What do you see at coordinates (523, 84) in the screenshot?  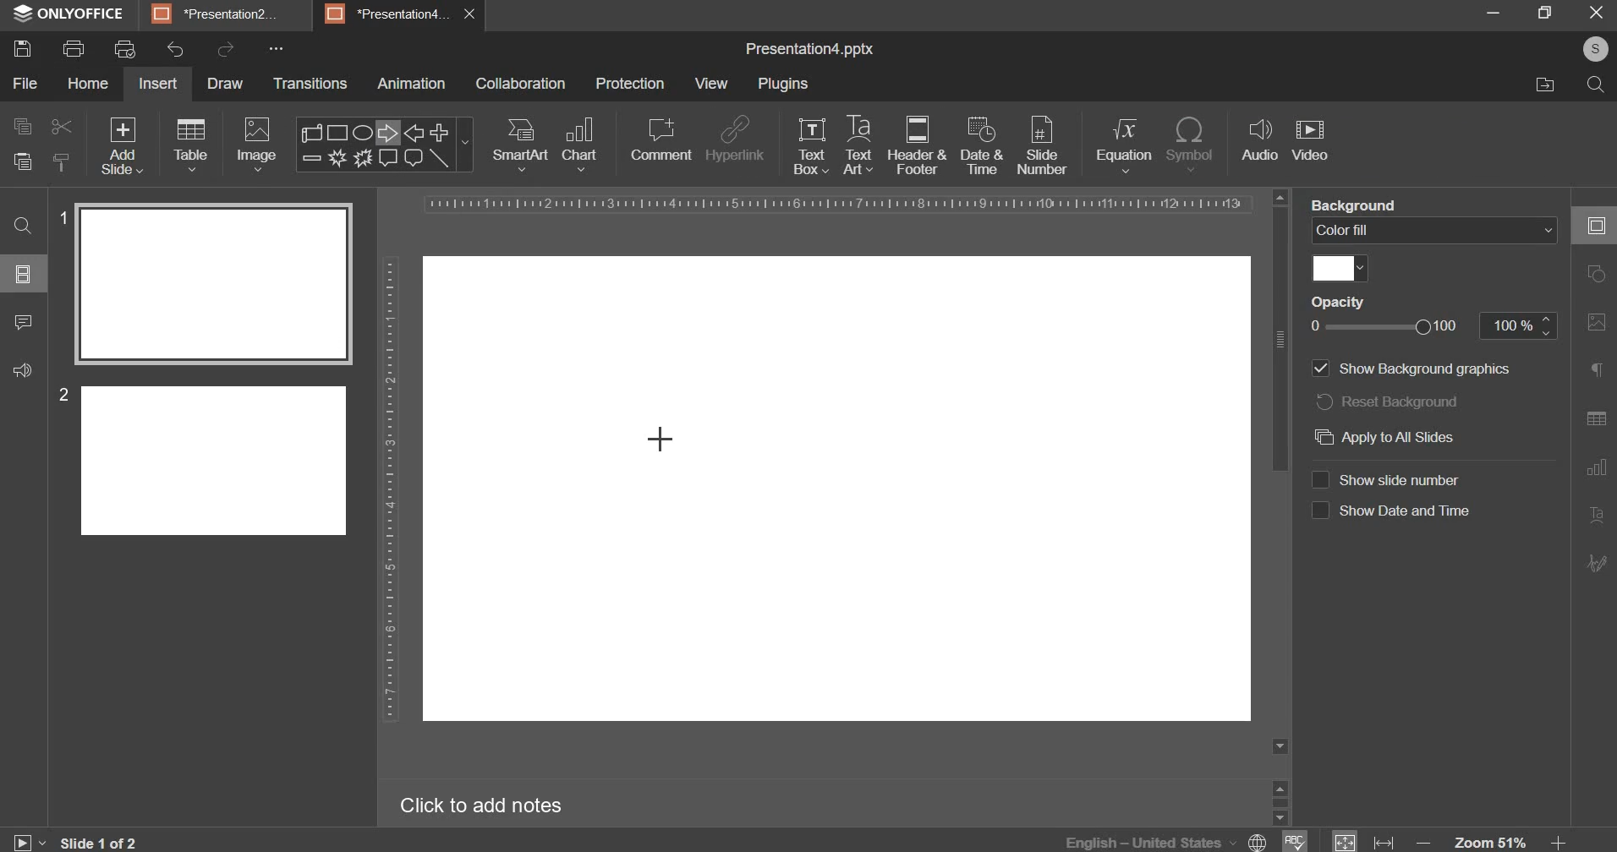 I see `collaboration` at bounding box center [523, 84].